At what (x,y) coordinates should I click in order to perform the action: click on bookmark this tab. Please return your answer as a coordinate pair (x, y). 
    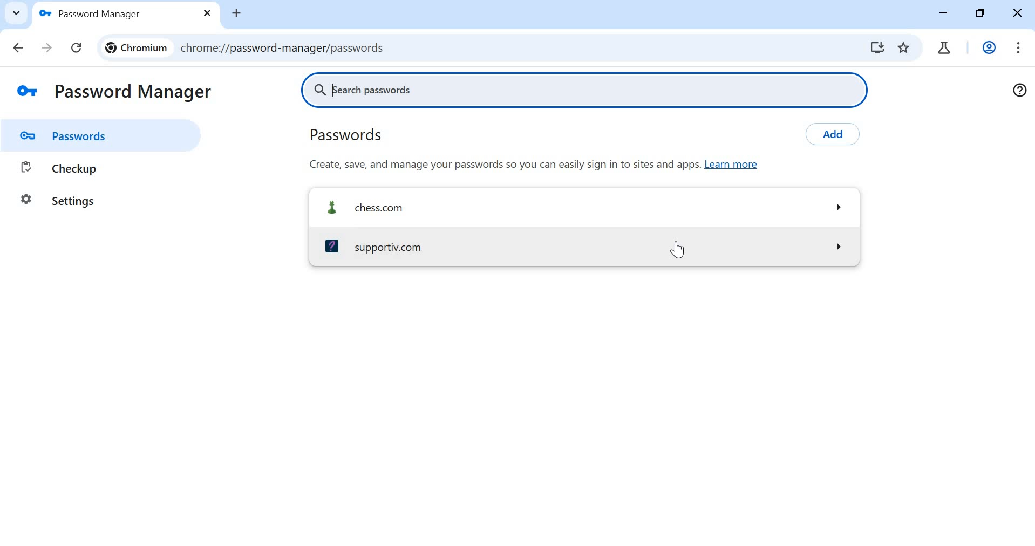
    Looking at the image, I should click on (905, 49).